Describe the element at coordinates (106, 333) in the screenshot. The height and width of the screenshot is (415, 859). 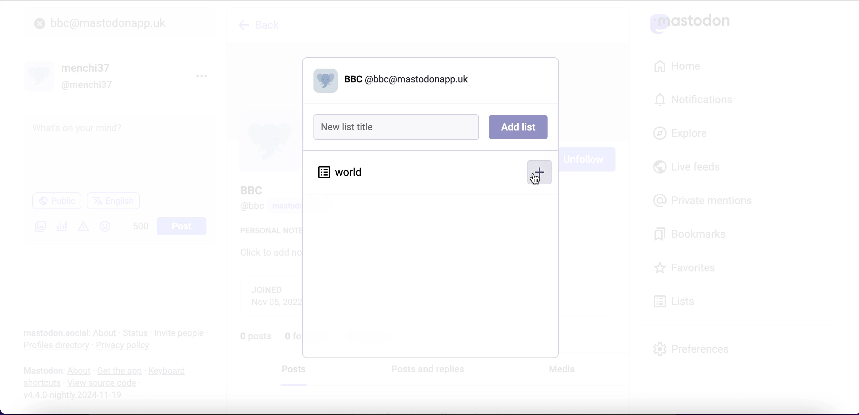
I see `about` at that location.